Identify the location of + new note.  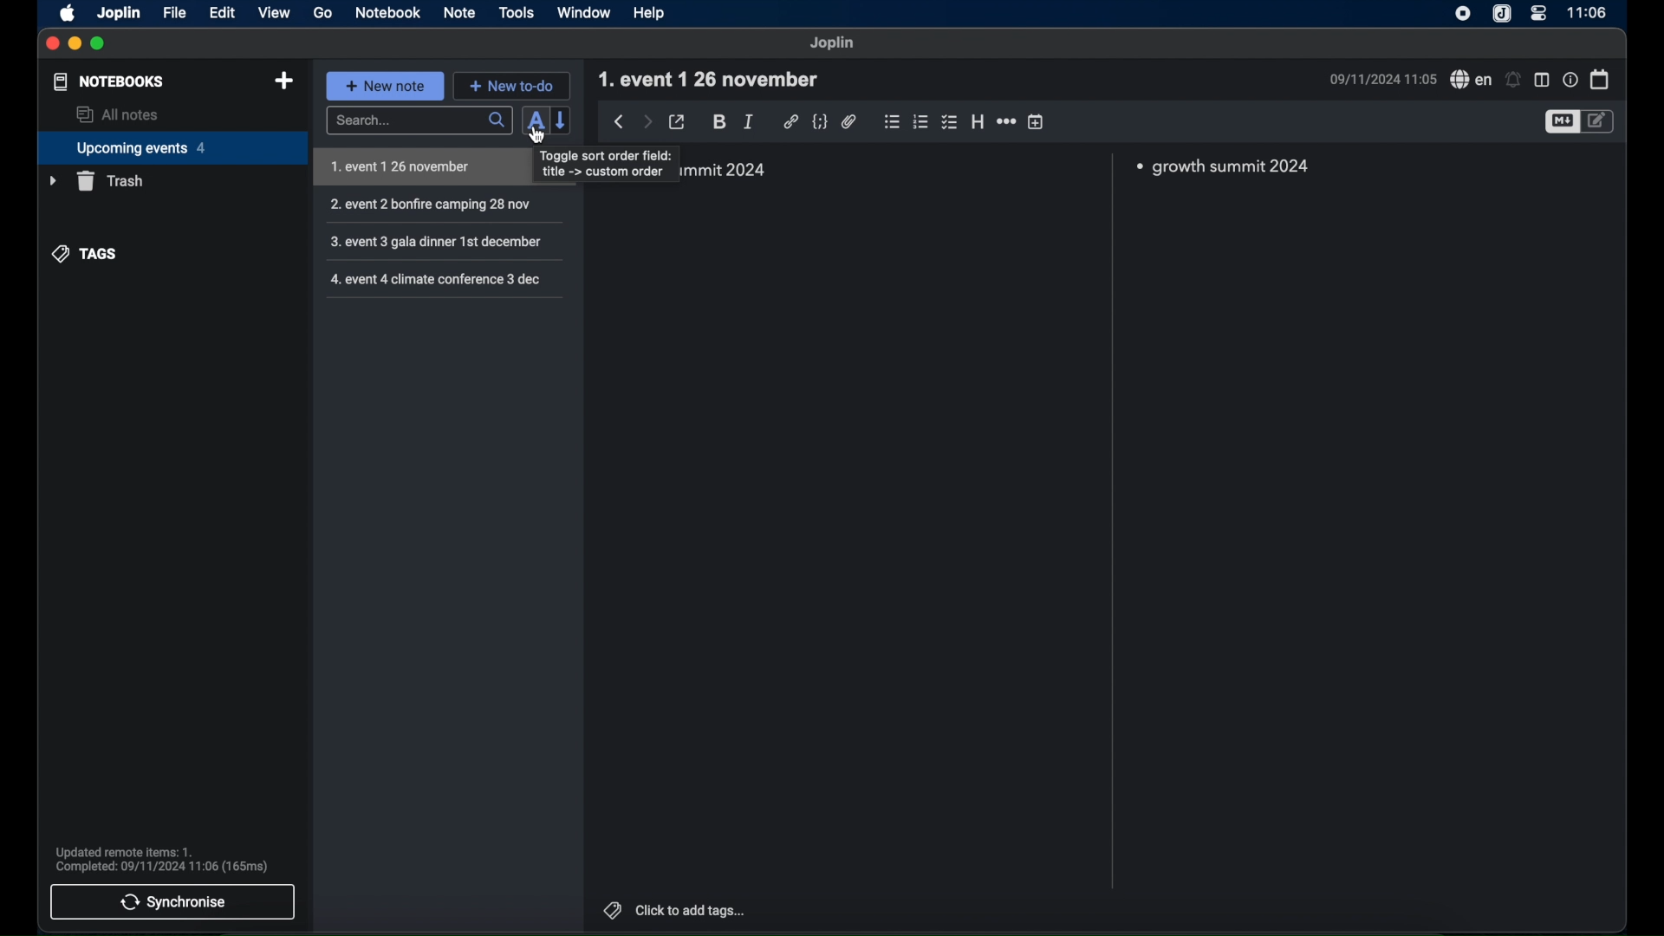
(385, 85).